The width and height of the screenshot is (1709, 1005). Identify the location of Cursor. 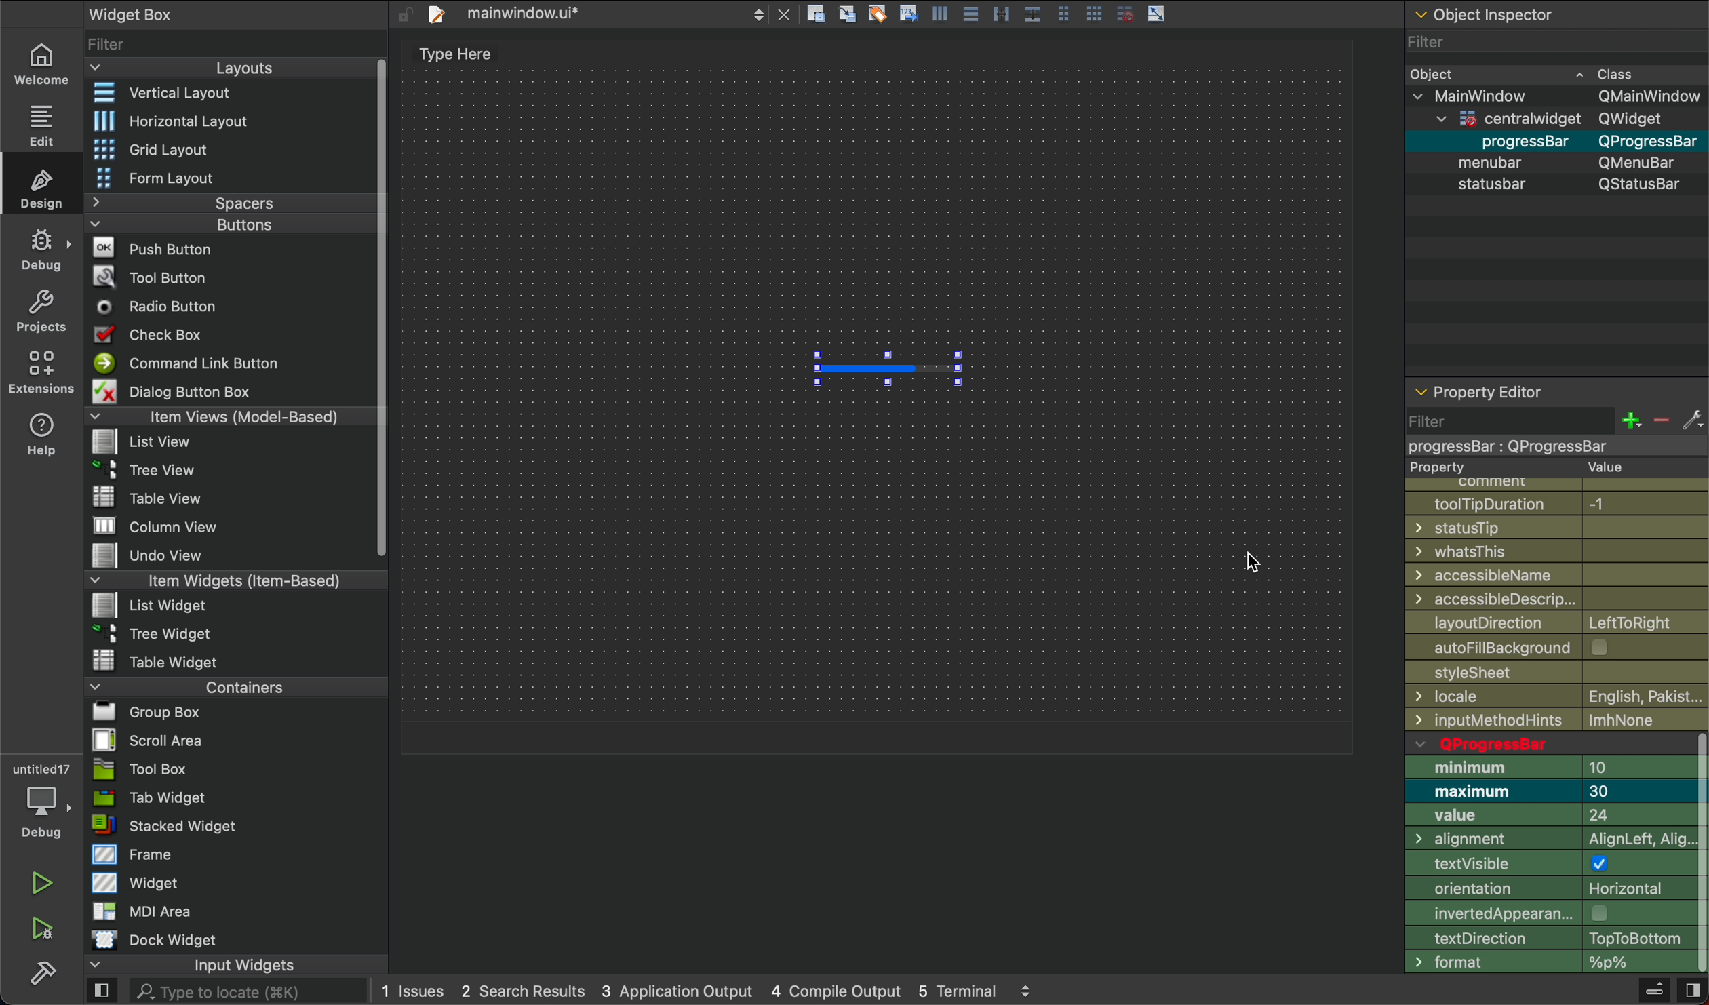
(1244, 565).